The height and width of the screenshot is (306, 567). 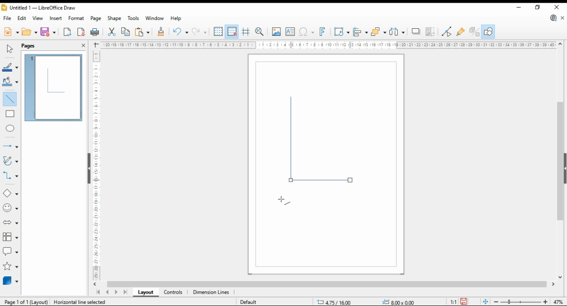 I want to click on window, so click(x=155, y=19).